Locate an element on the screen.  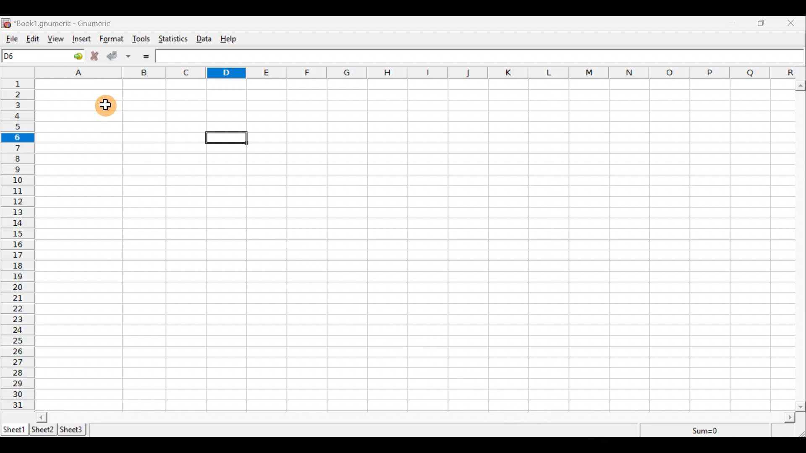
Enter formula is located at coordinates (149, 56).